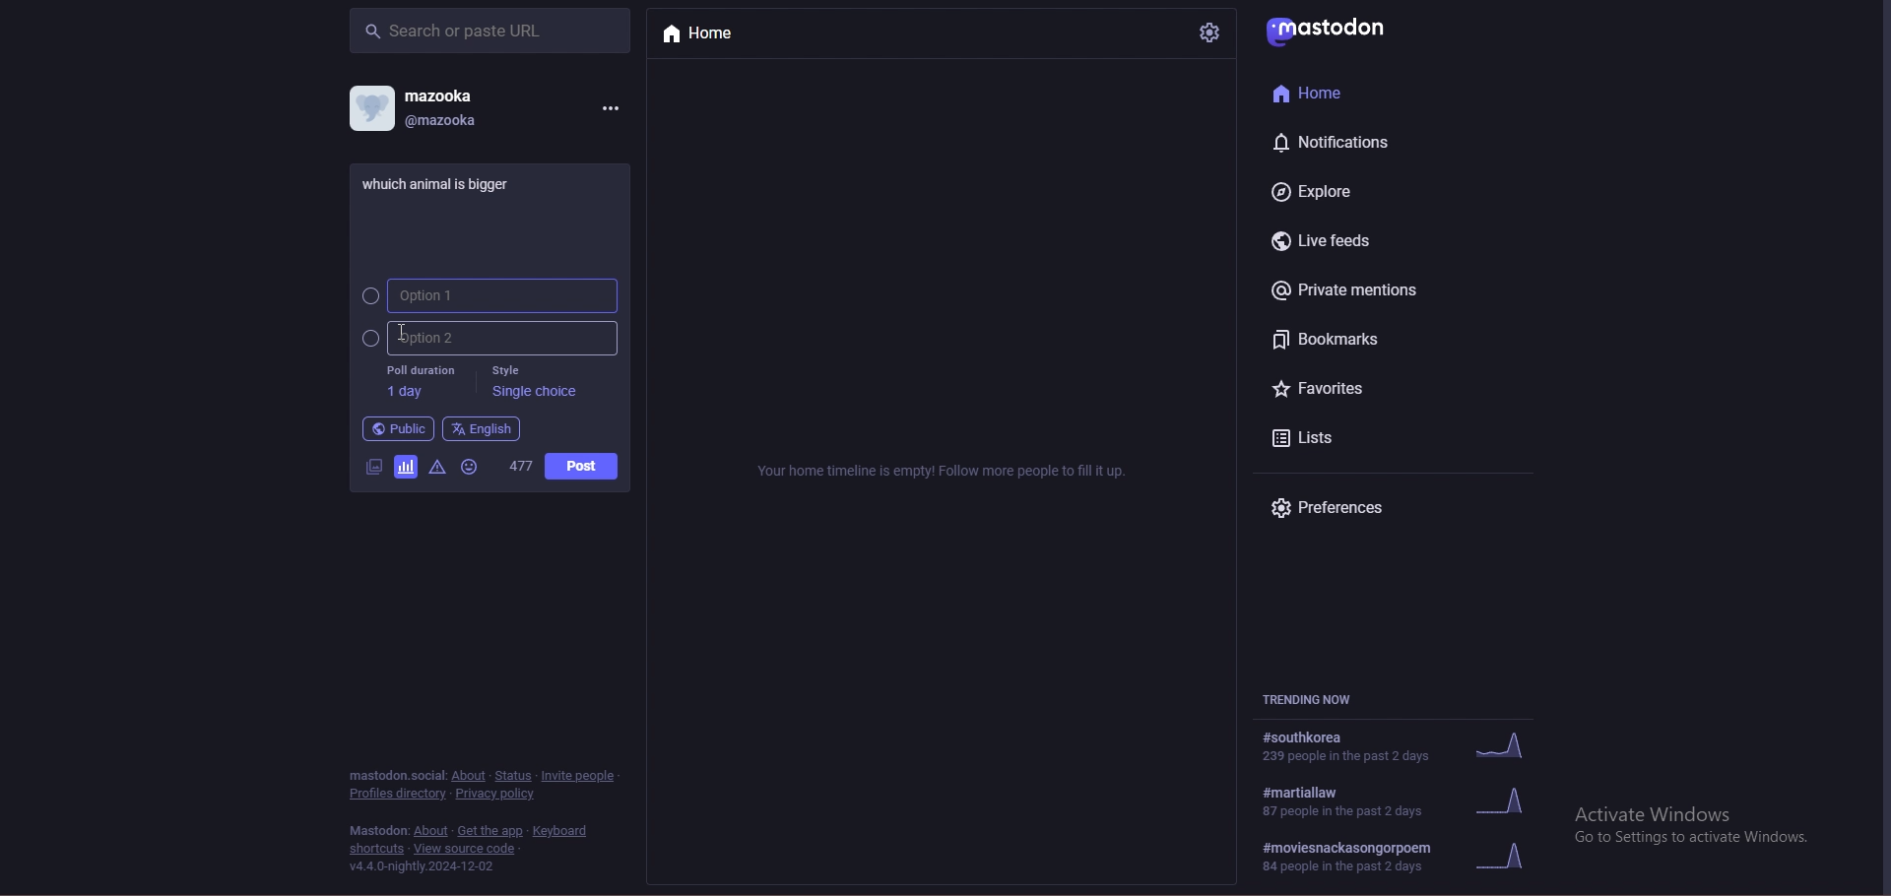 The width and height of the screenshot is (1891, 896). What do you see at coordinates (1349, 509) in the screenshot?
I see `preferences` at bounding box center [1349, 509].